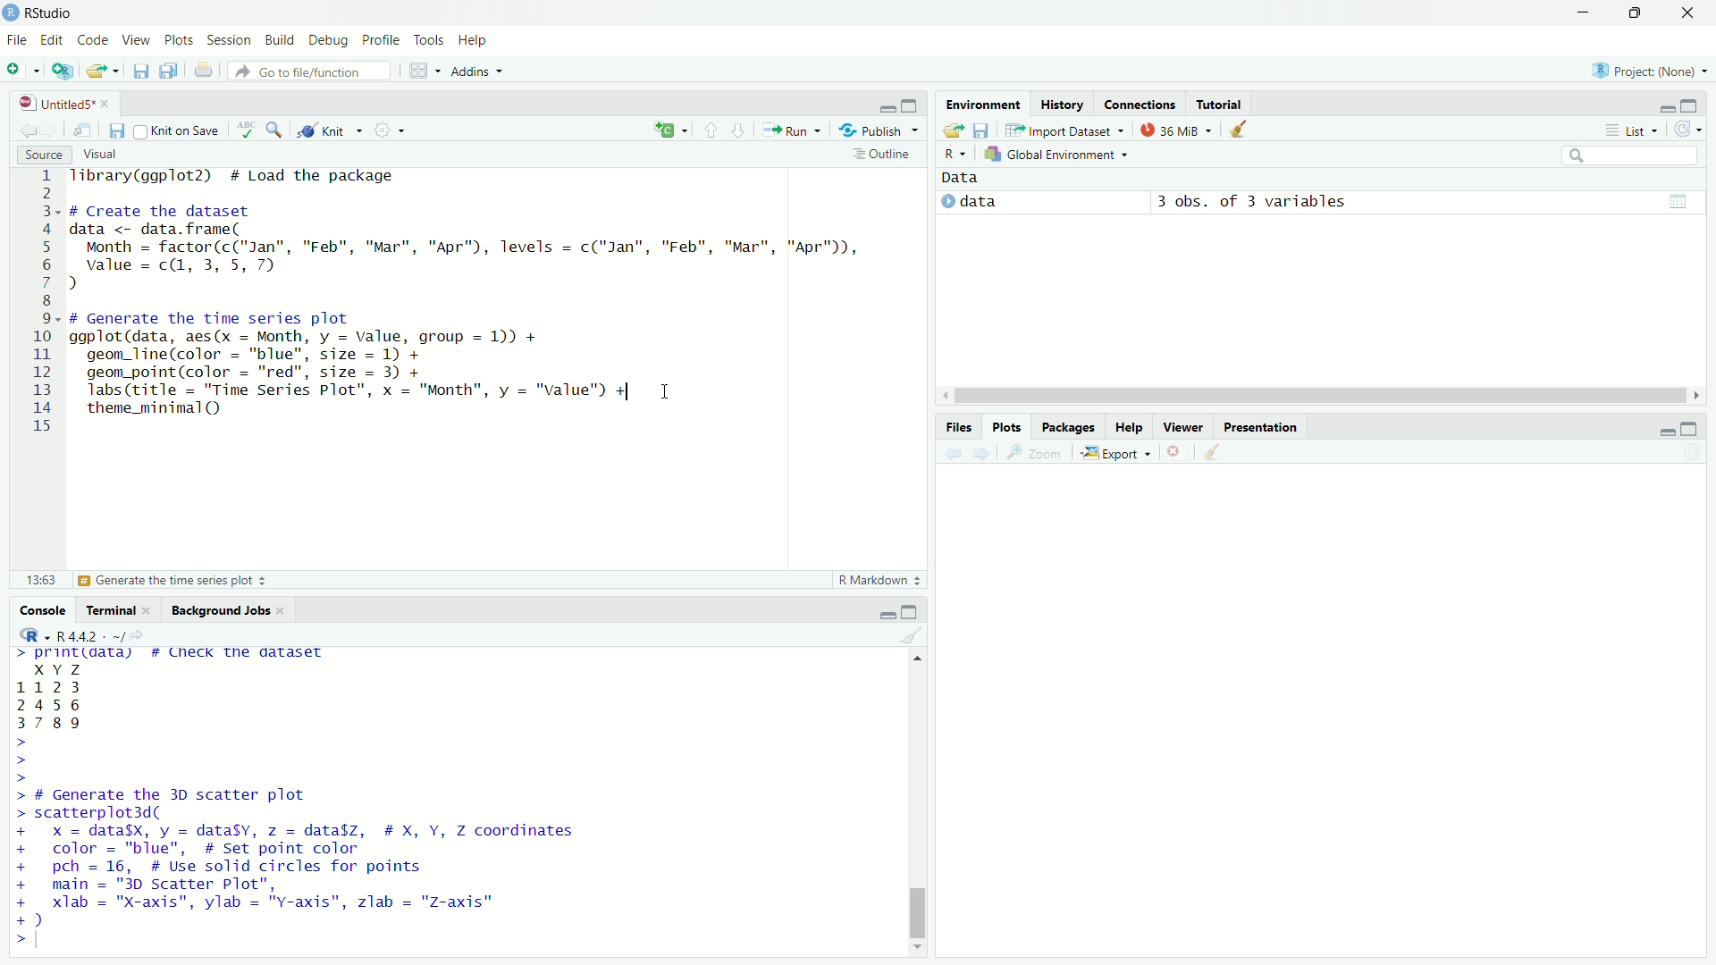 This screenshot has height=965, width=1716. What do you see at coordinates (42, 306) in the screenshot?
I see `serial number` at bounding box center [42, 306].